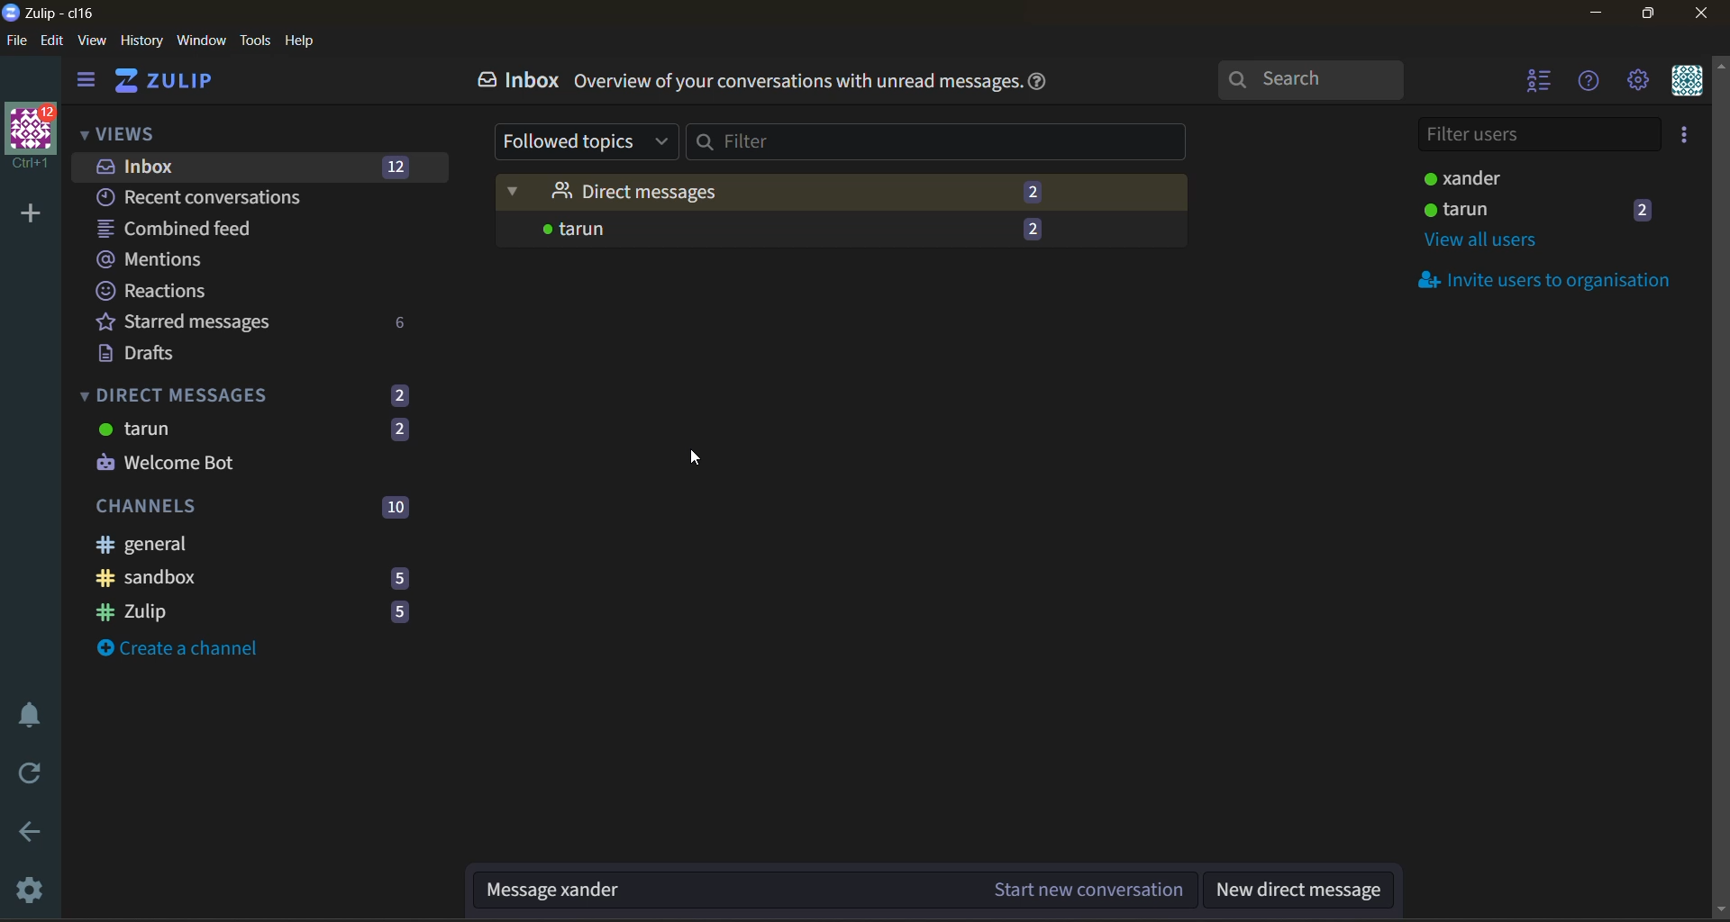 This screenshot has width=1730, height=922. Describe the element at coordinates (733, 79) in the screenshot. I see `Inbox. Overview of your conversations with unread messages.` at that location.